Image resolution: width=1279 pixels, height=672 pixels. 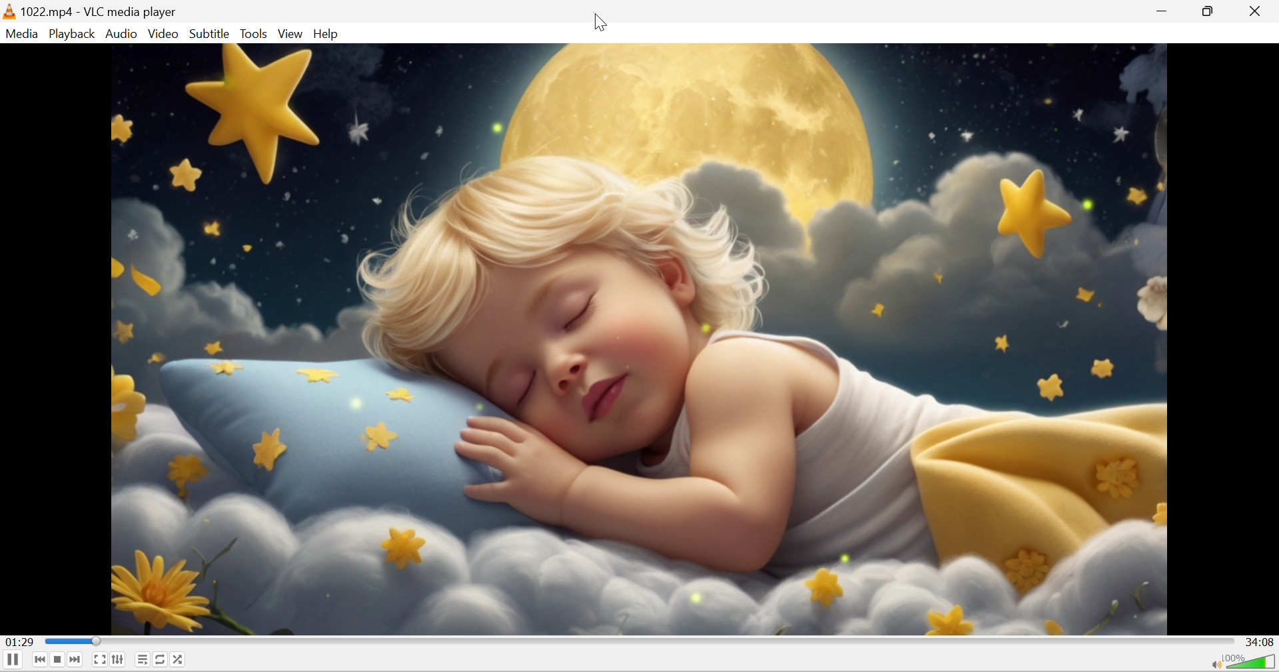 I want to click on Stop playback, so click(x=59, y=660).